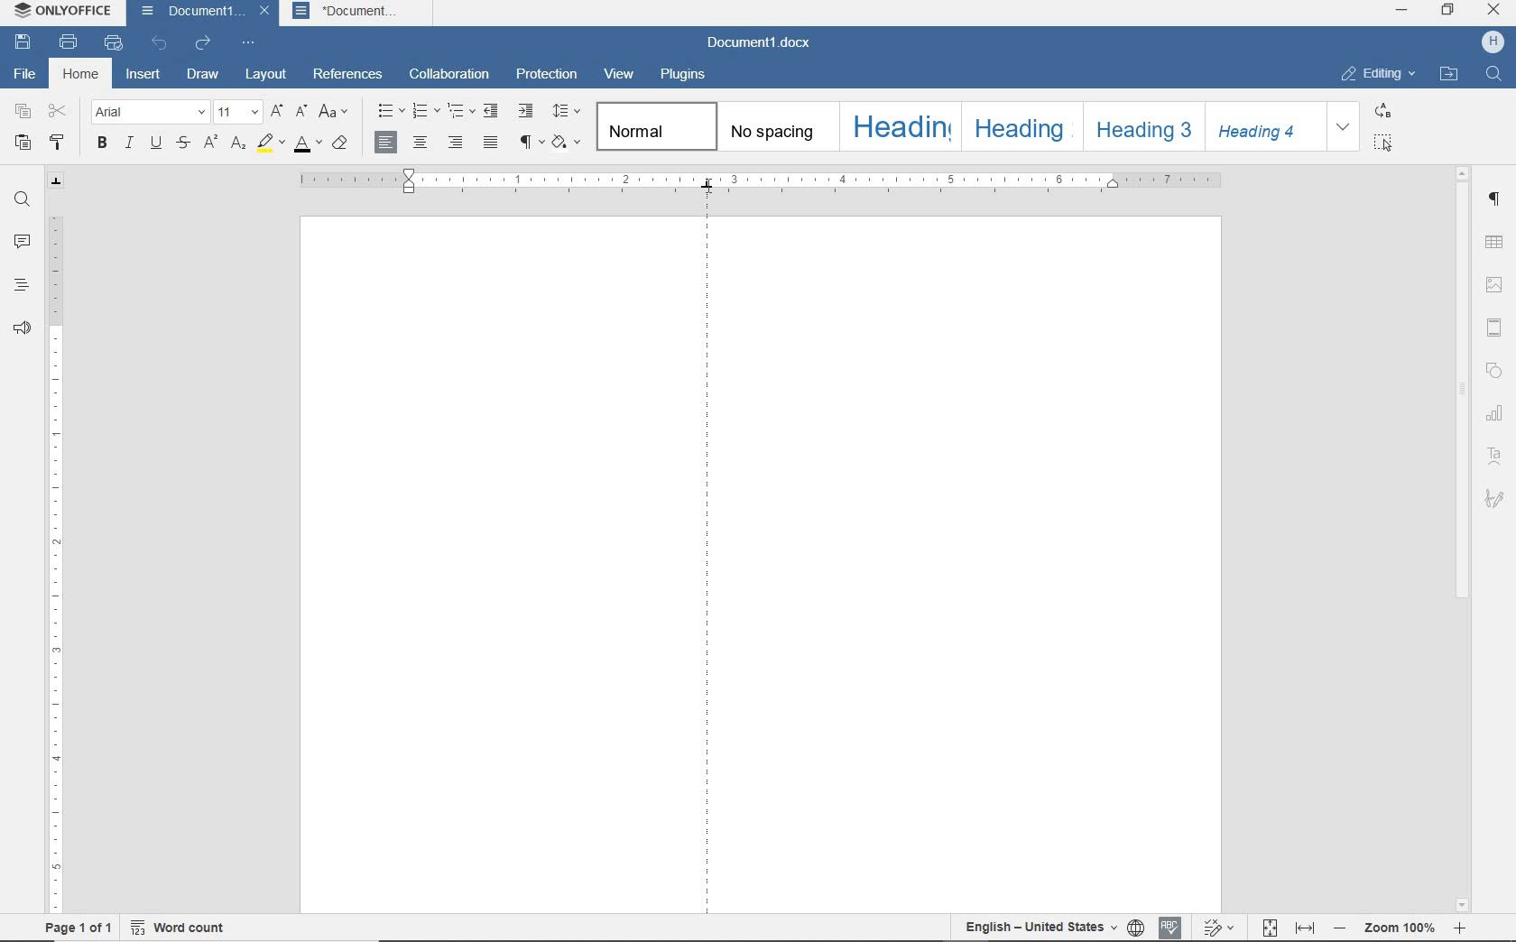  What do you see at coordinates (461, 110) in the screenshot?
I see `MULTILEVEL LIST` at bounding box center [461, 110].